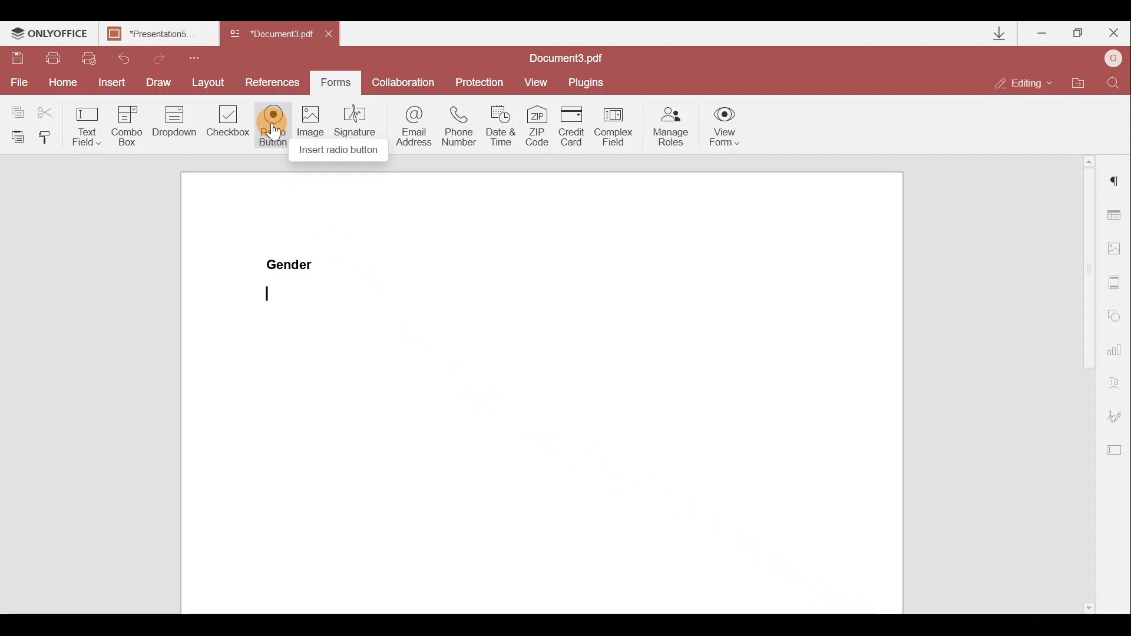 Image resolution: width=1131 pixels, height=636 pixels. What do you see at coordinates (667, 126) in the screenshot?
I see `Manage roles` at bounding box center [667, 126].